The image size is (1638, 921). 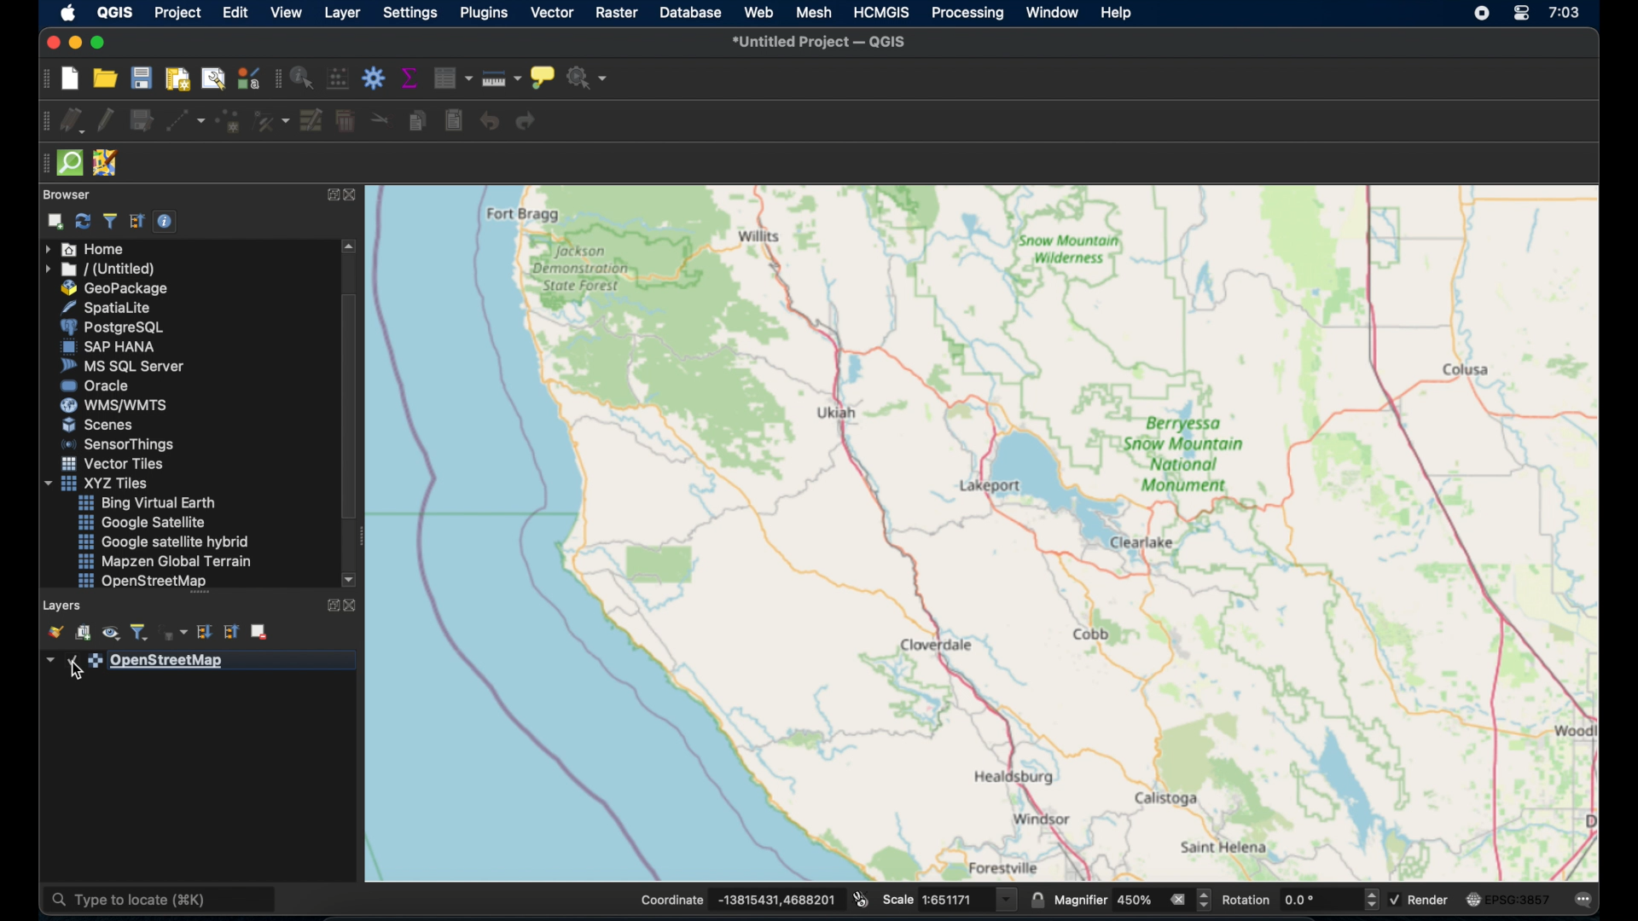 I want to click on project toolbar, so click(x=49, y=80).